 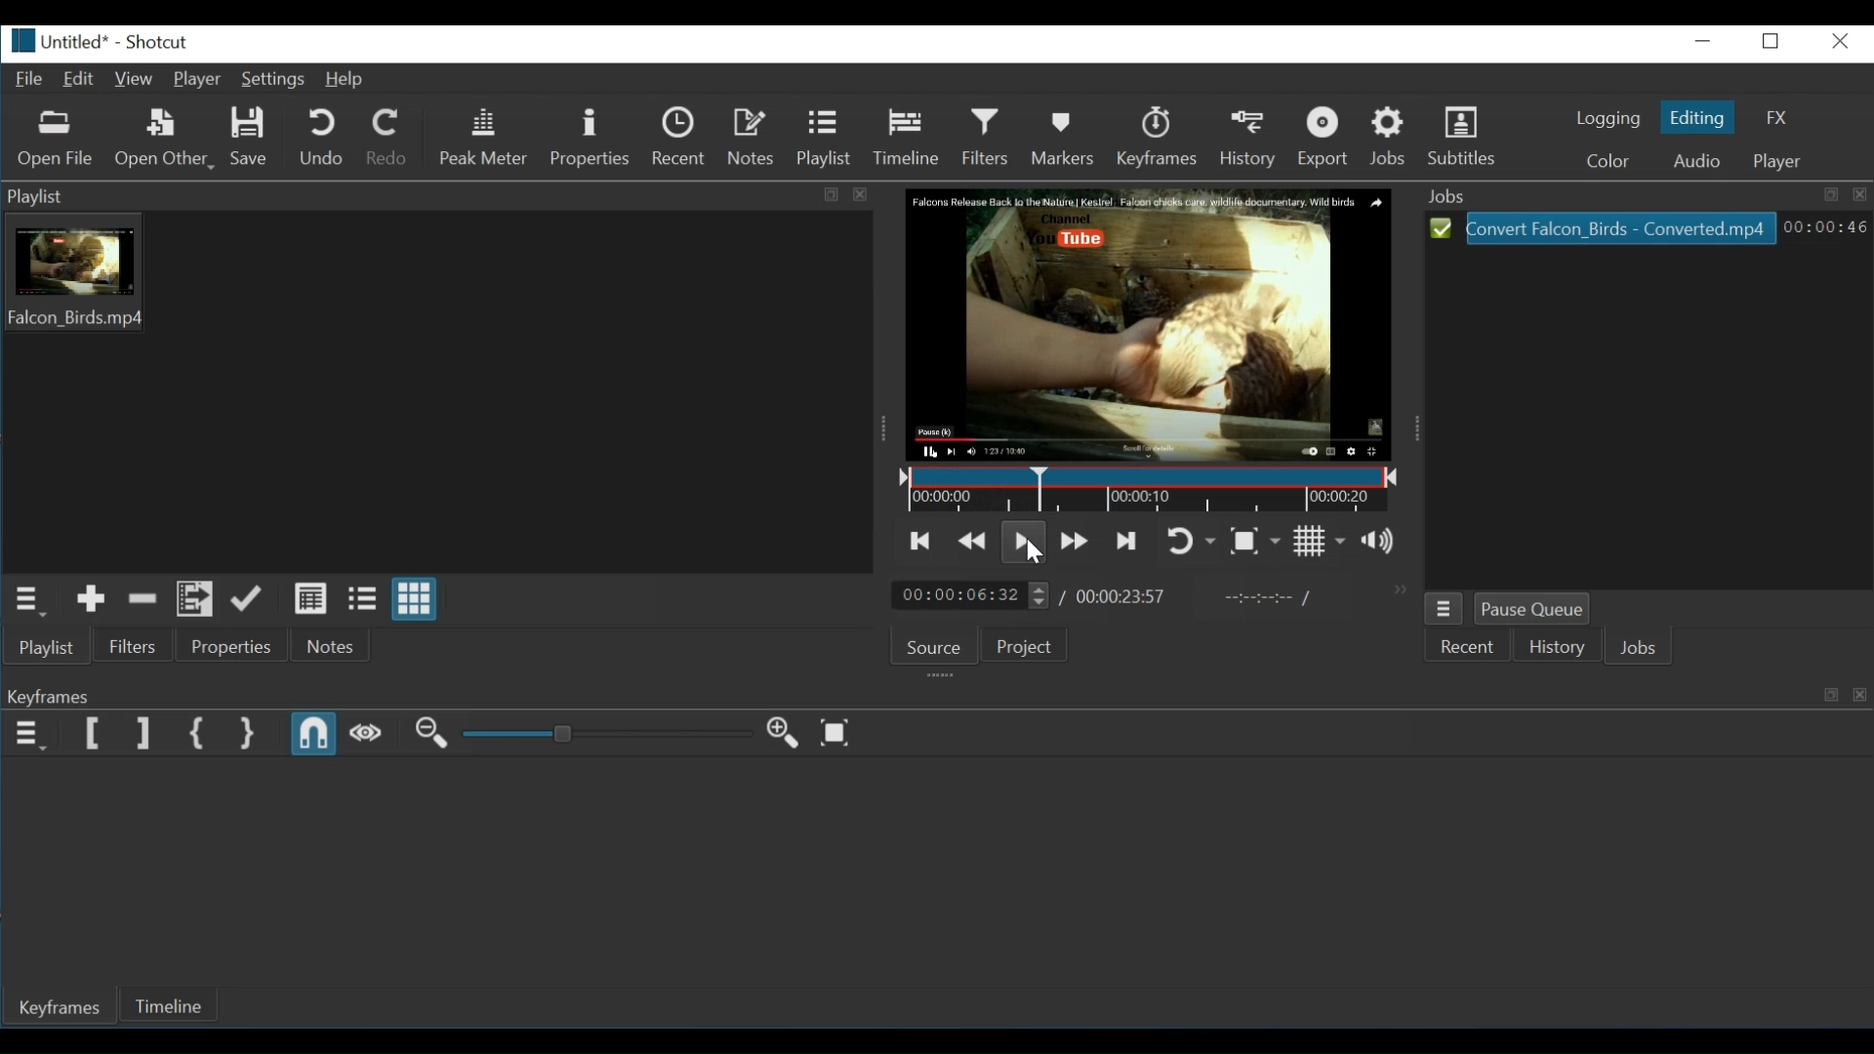 What do you see at coordinates (91, 732) in the screenshot?
I see `Set Keyframe Start` at bounding box center [91, 732].